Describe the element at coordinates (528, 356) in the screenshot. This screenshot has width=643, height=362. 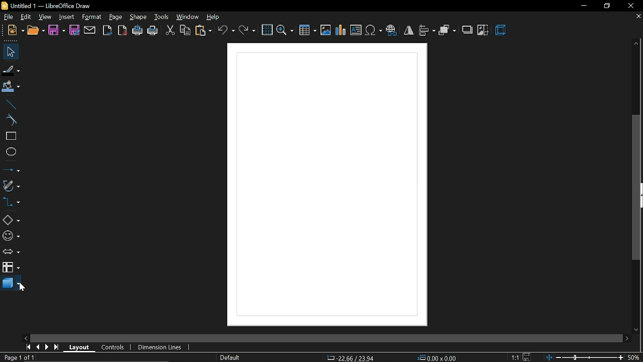
I see `save` at that location.